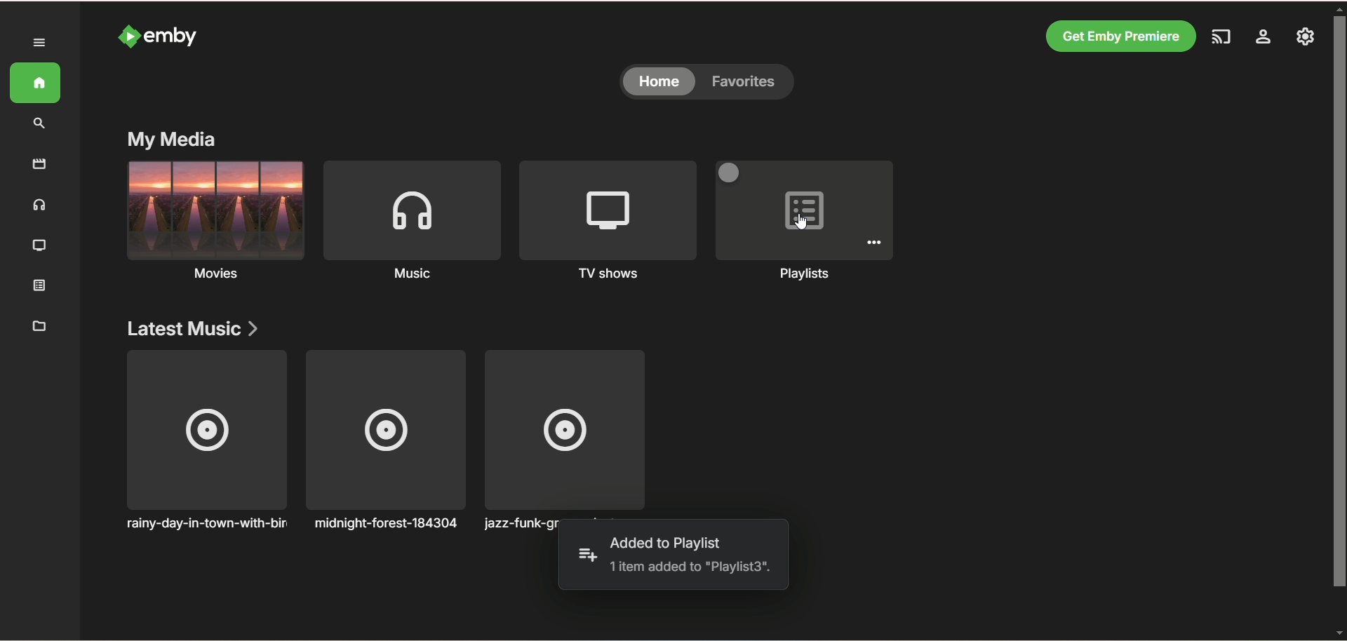  I want to click on playlist, so click(44, 287).